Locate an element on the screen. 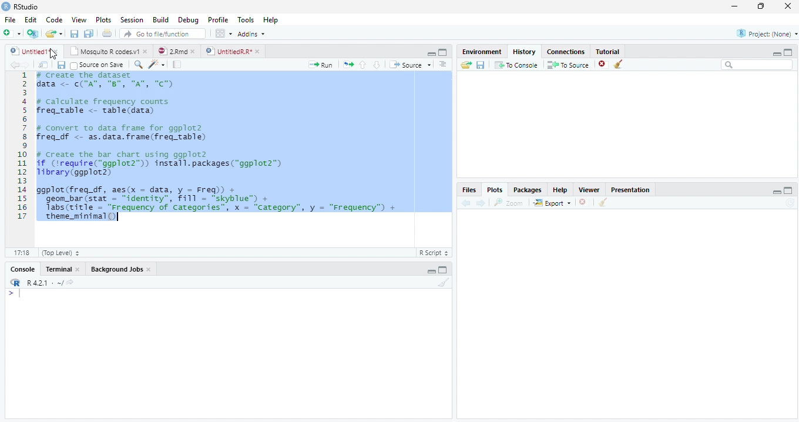 This screenshot has height=422, width=799. Show in new window is located at coordinates (43, 65).